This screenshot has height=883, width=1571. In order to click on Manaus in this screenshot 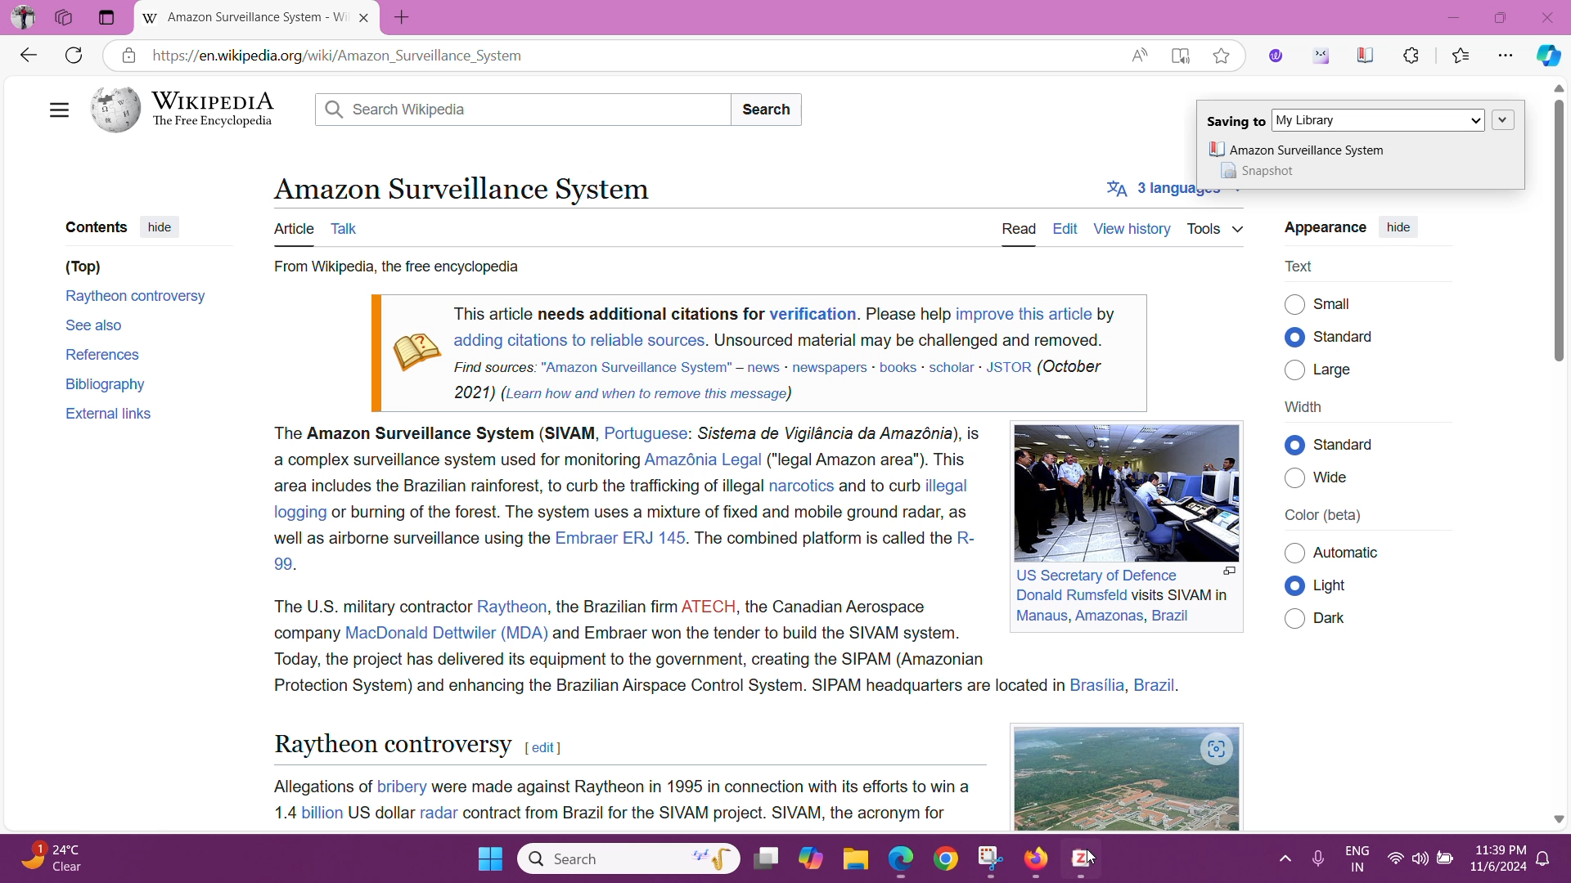, I will do `click(1040, 616)`.